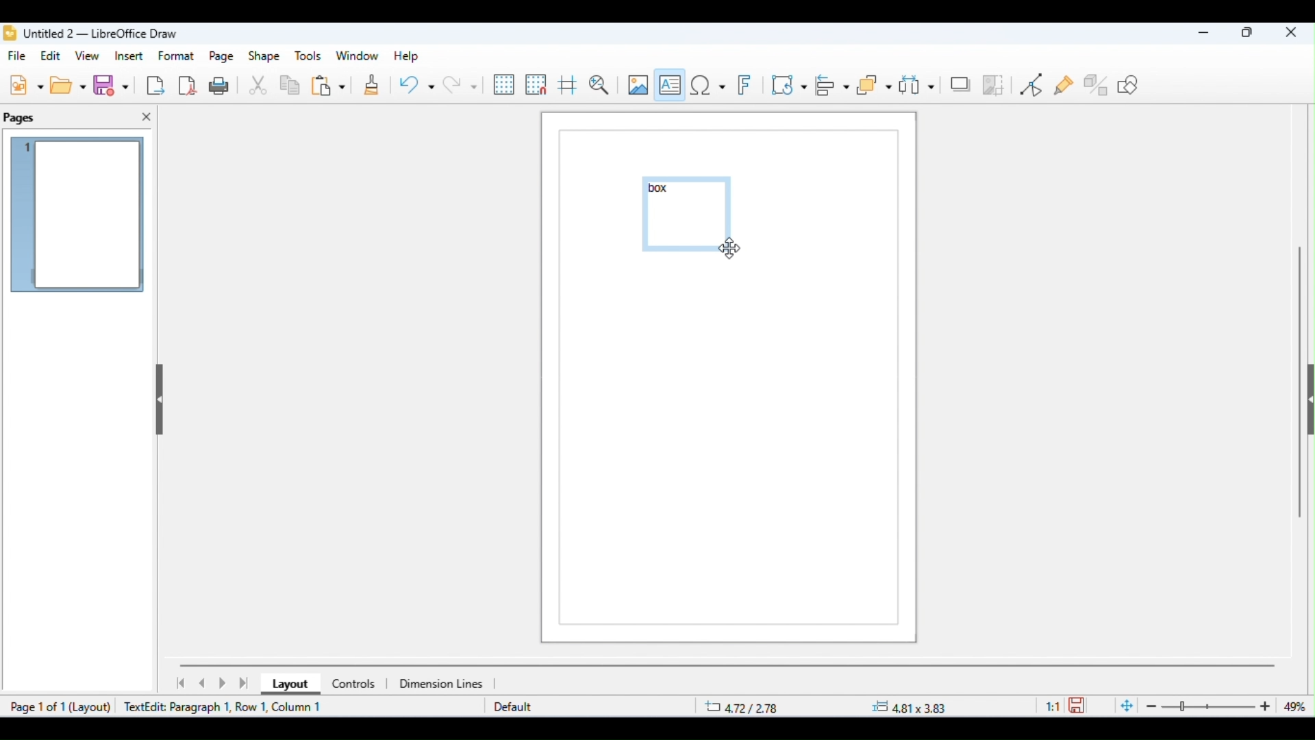 The image size is (1315, 740). What do you see at coordinates (223, 57) in the screenshot?
I see `page` at bounding box center [223, 57].